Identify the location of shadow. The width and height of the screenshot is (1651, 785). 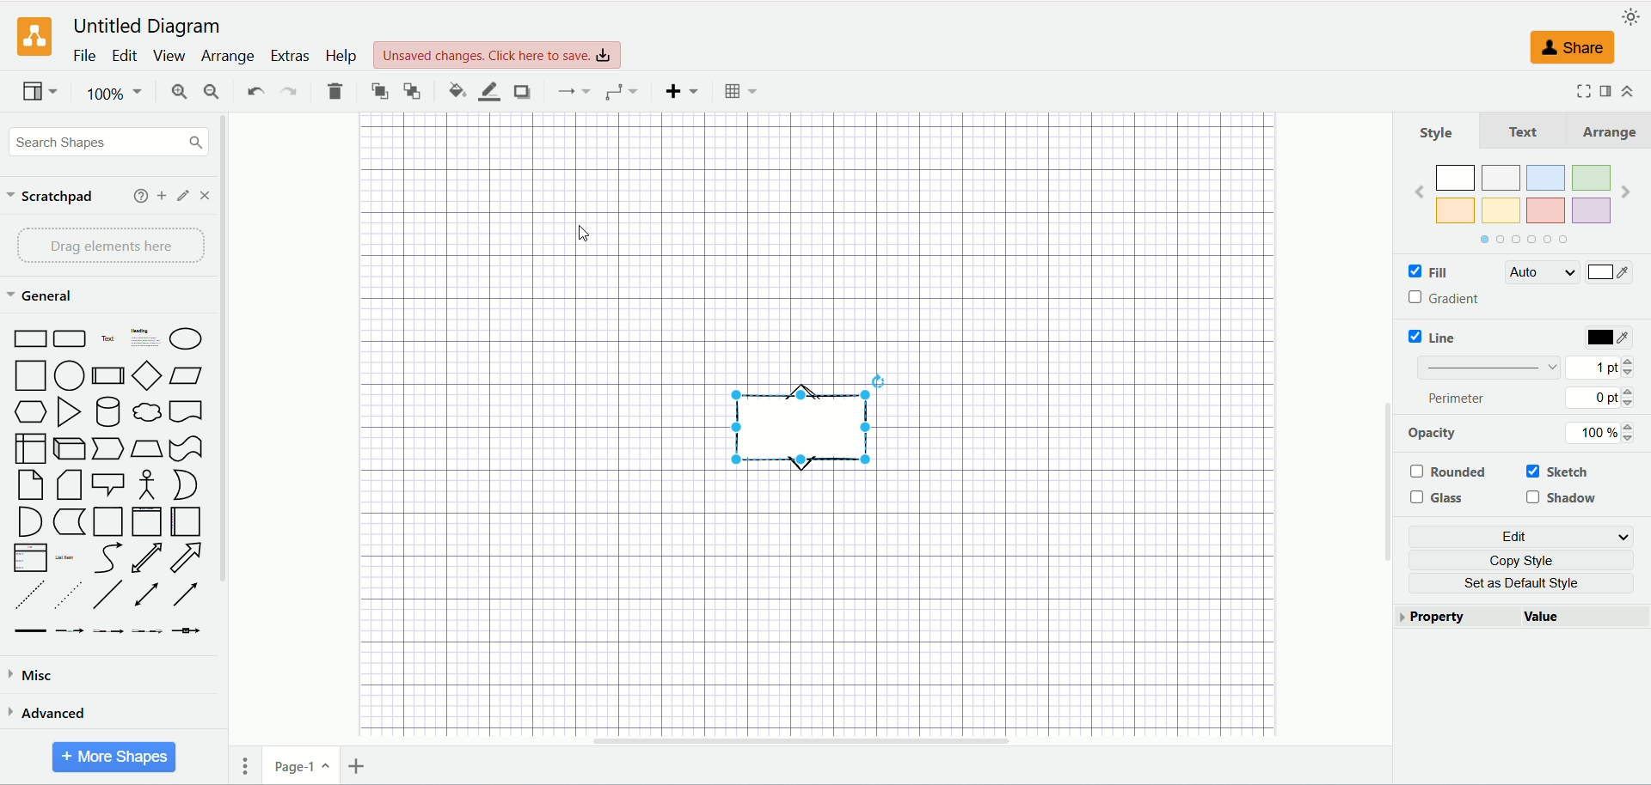
(1562, 500).